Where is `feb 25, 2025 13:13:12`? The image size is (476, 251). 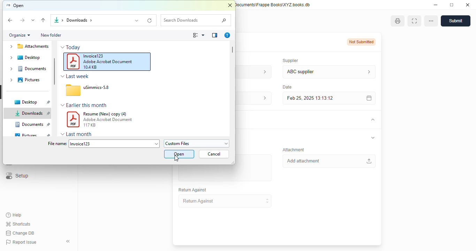
feb 25, 2025 13:13:12 is located at coordinates (315, 98).